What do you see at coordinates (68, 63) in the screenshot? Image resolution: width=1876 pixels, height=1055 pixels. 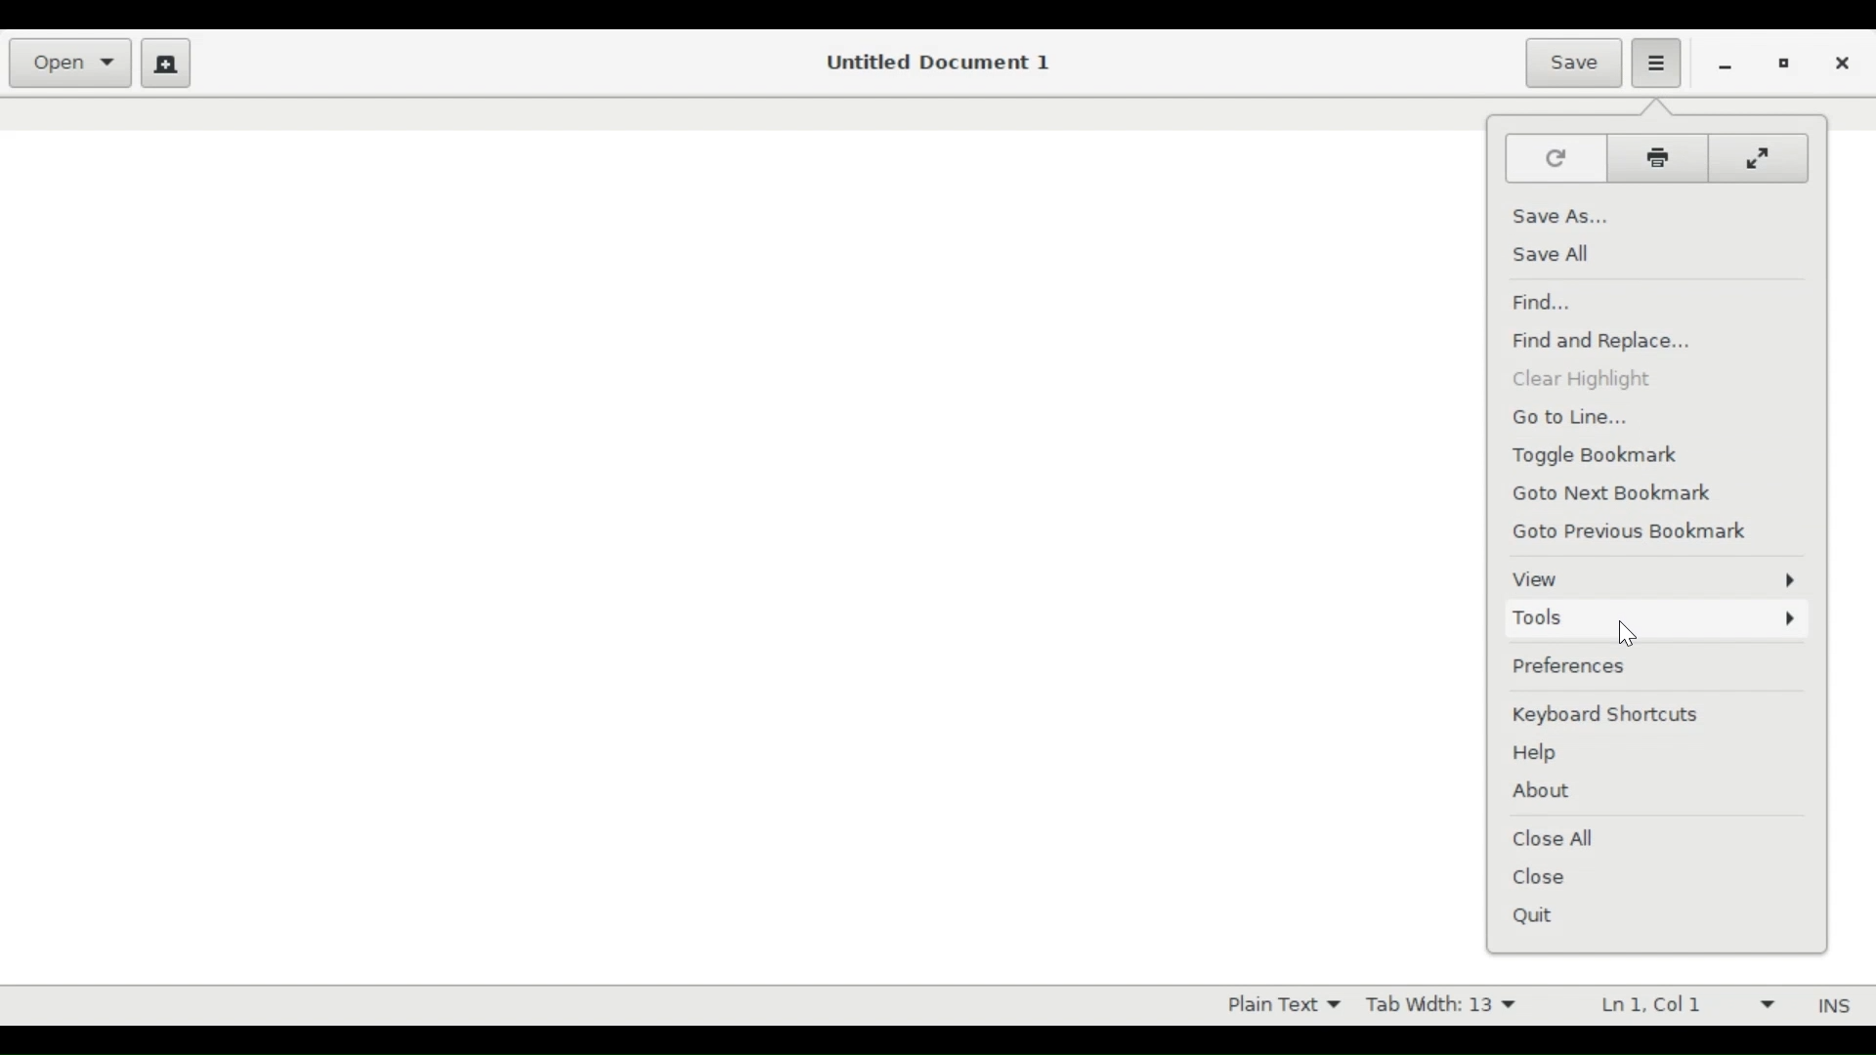 I see `Open` at bounding box center [68, 63].